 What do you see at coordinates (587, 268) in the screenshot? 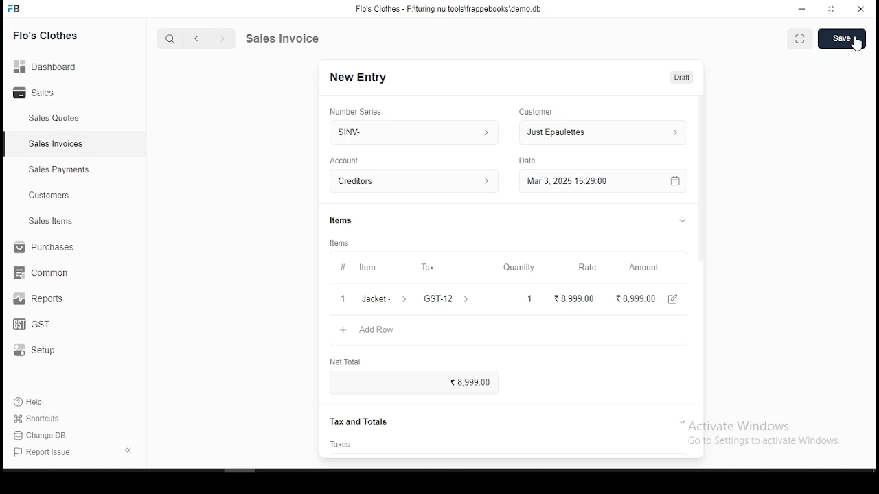
I see `rate` at bounding box center [587, 268].